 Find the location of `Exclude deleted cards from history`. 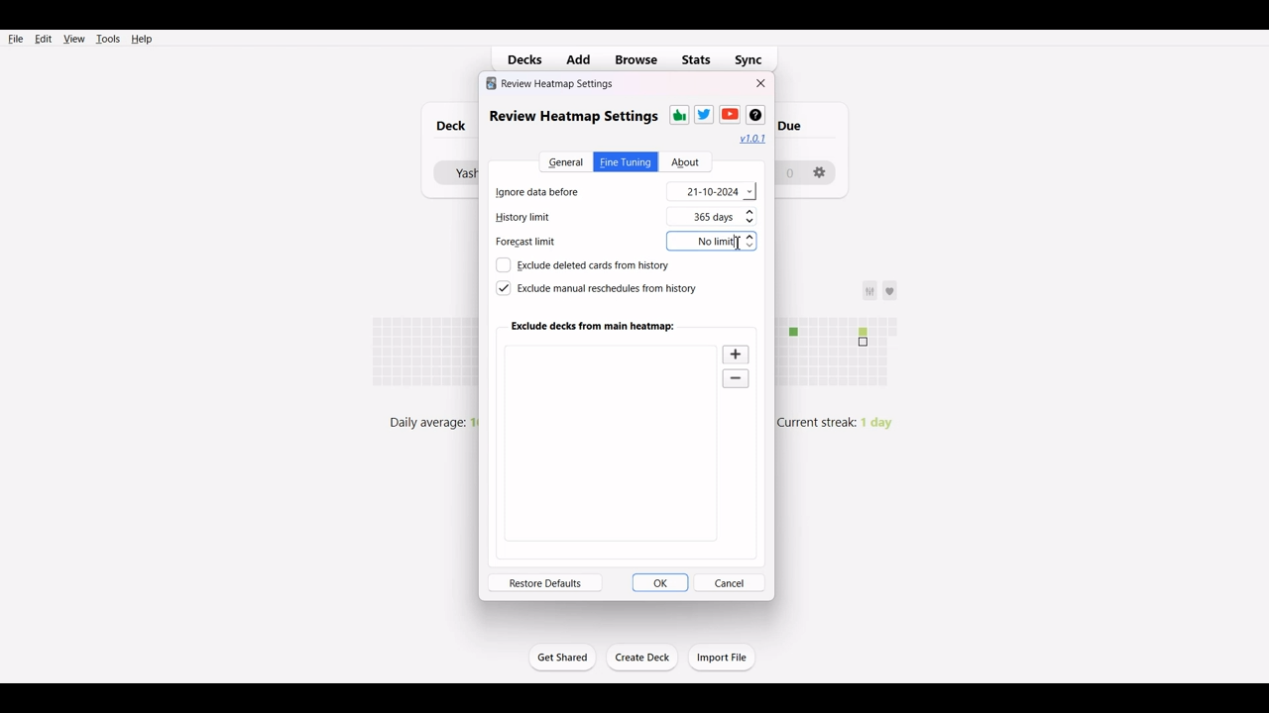

Exclude deleted cards from history is located at coordinates (582, 265).